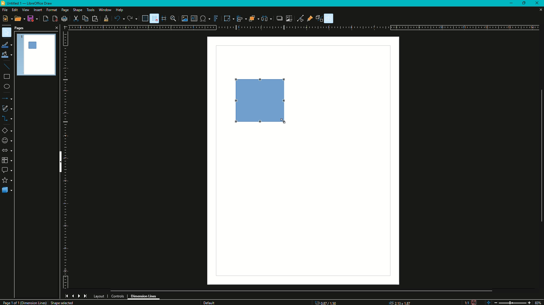 This screenshot has width=544, height=305. What do you see at coordinates (7, 66) in the screenshot?
I see `Lines` at bounding box center [7, 66].